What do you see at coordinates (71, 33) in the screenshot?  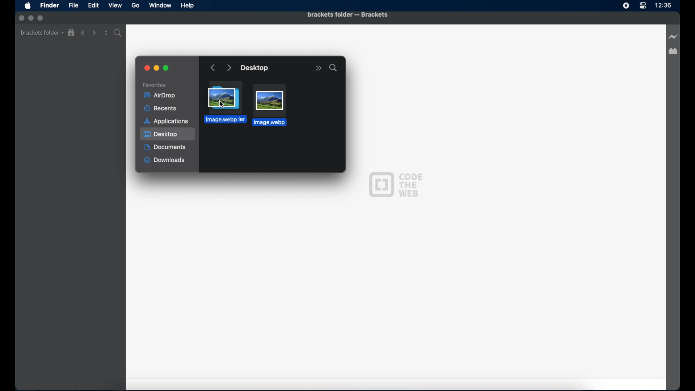 I see `show in file tree` at bounding box center [71, 33].